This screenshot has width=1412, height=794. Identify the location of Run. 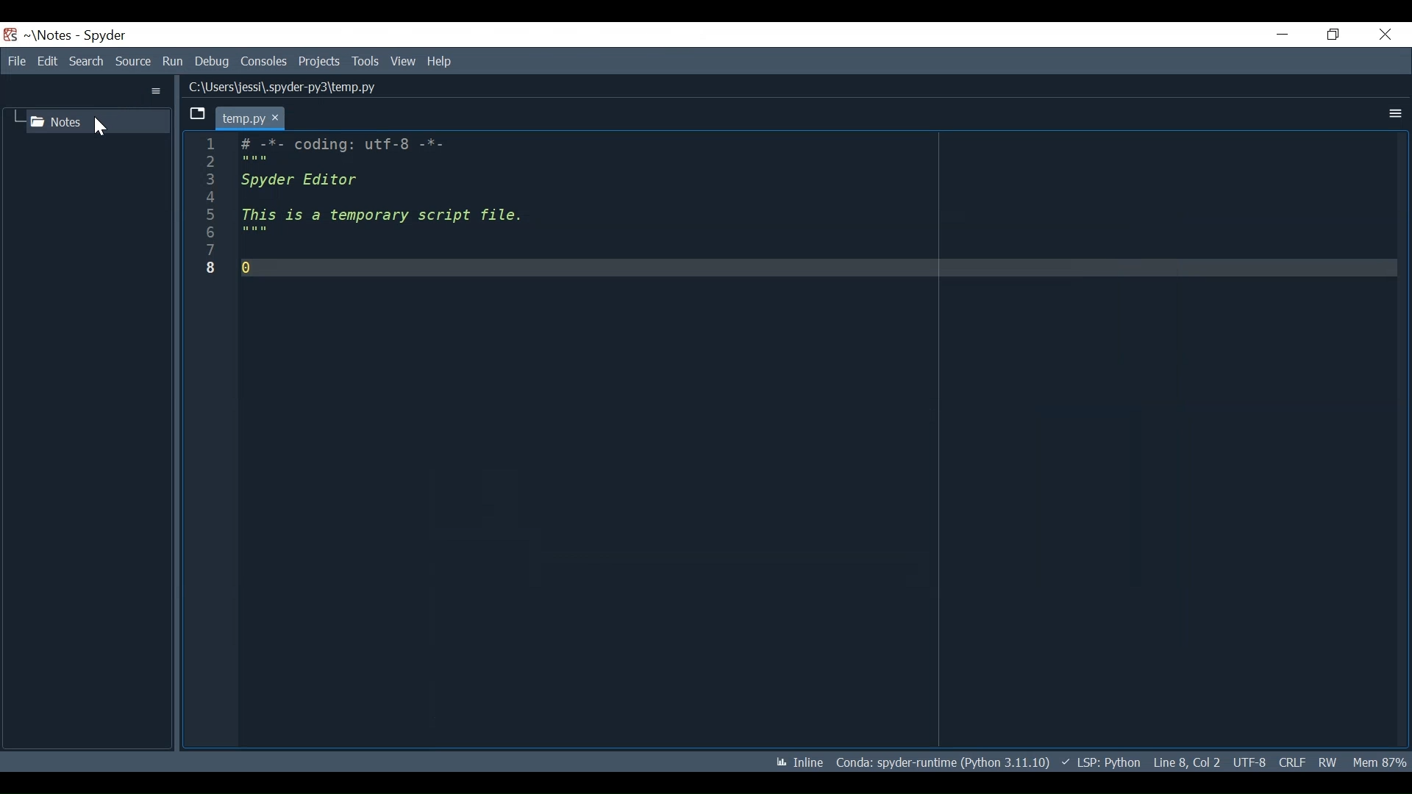
(171, 61).